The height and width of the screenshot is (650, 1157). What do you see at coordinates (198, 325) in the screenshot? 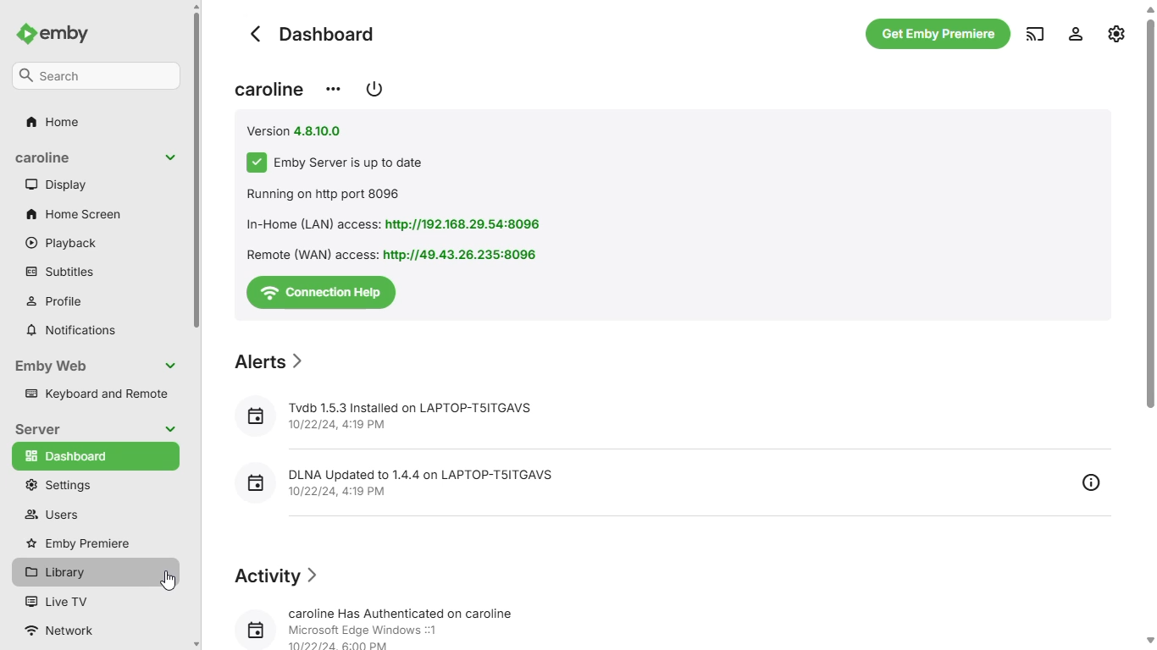
I see `vertical scroll bar` at bounding box center [198, 325].